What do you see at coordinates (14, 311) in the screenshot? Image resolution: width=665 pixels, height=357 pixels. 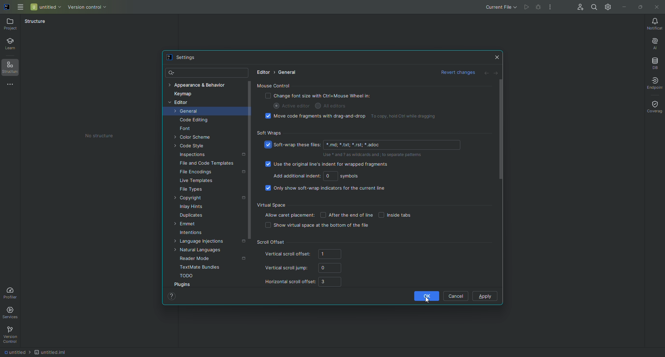 I see `Services` at bounding box center [14, 311].